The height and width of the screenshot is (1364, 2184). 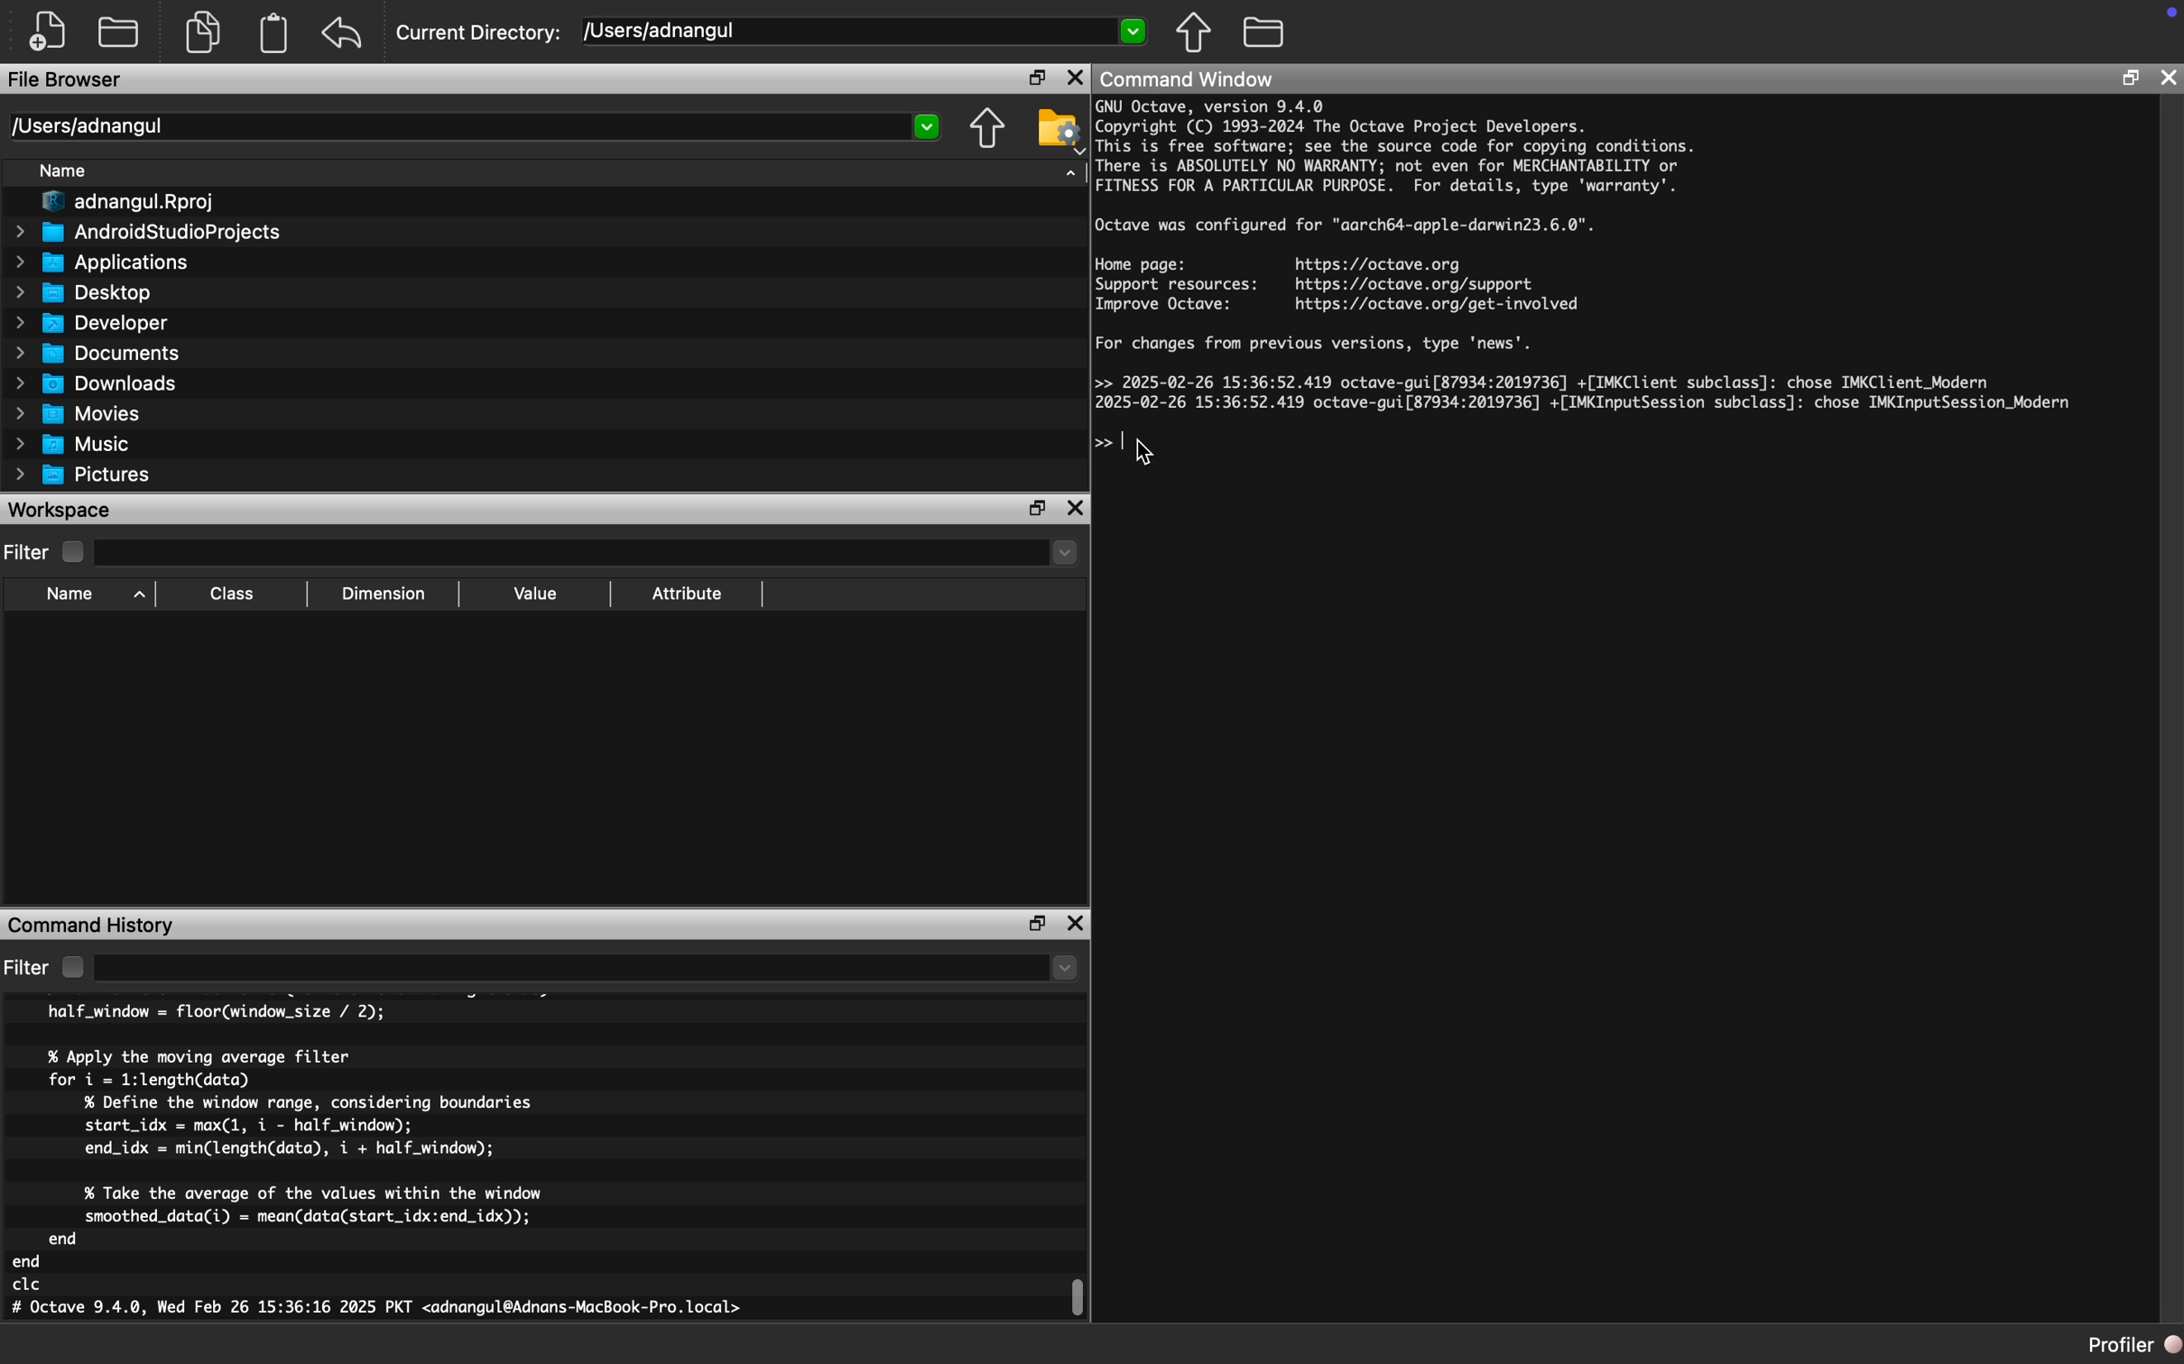 I want to click on Restore Down, so click(x=1040, y=925).